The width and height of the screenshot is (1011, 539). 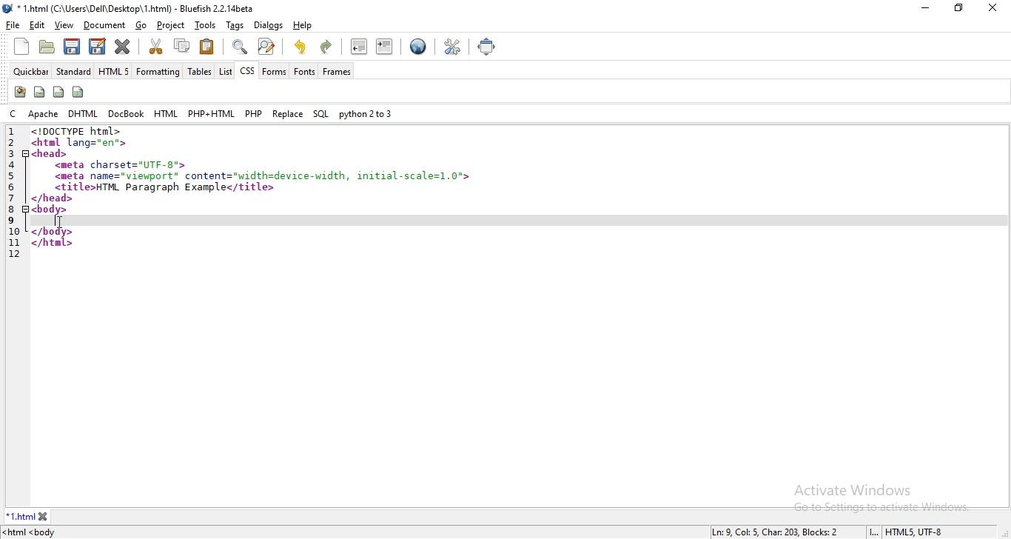 What do you see at coordinates (44, 516) in the screenshot?
I see `close` at bounding box center [44, 516].